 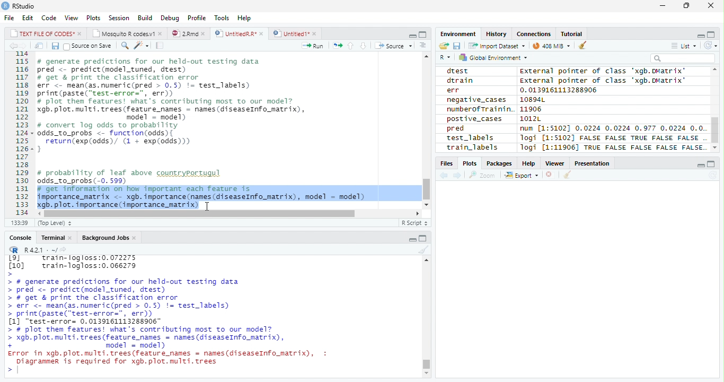 What do you see at coordinates (455, 33) in the screenshot?
I see `Environment` at bounding box center [455, 33].